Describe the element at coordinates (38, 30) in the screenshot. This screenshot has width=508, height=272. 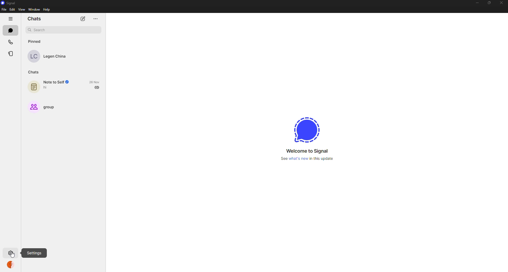
I see `search` at that location.